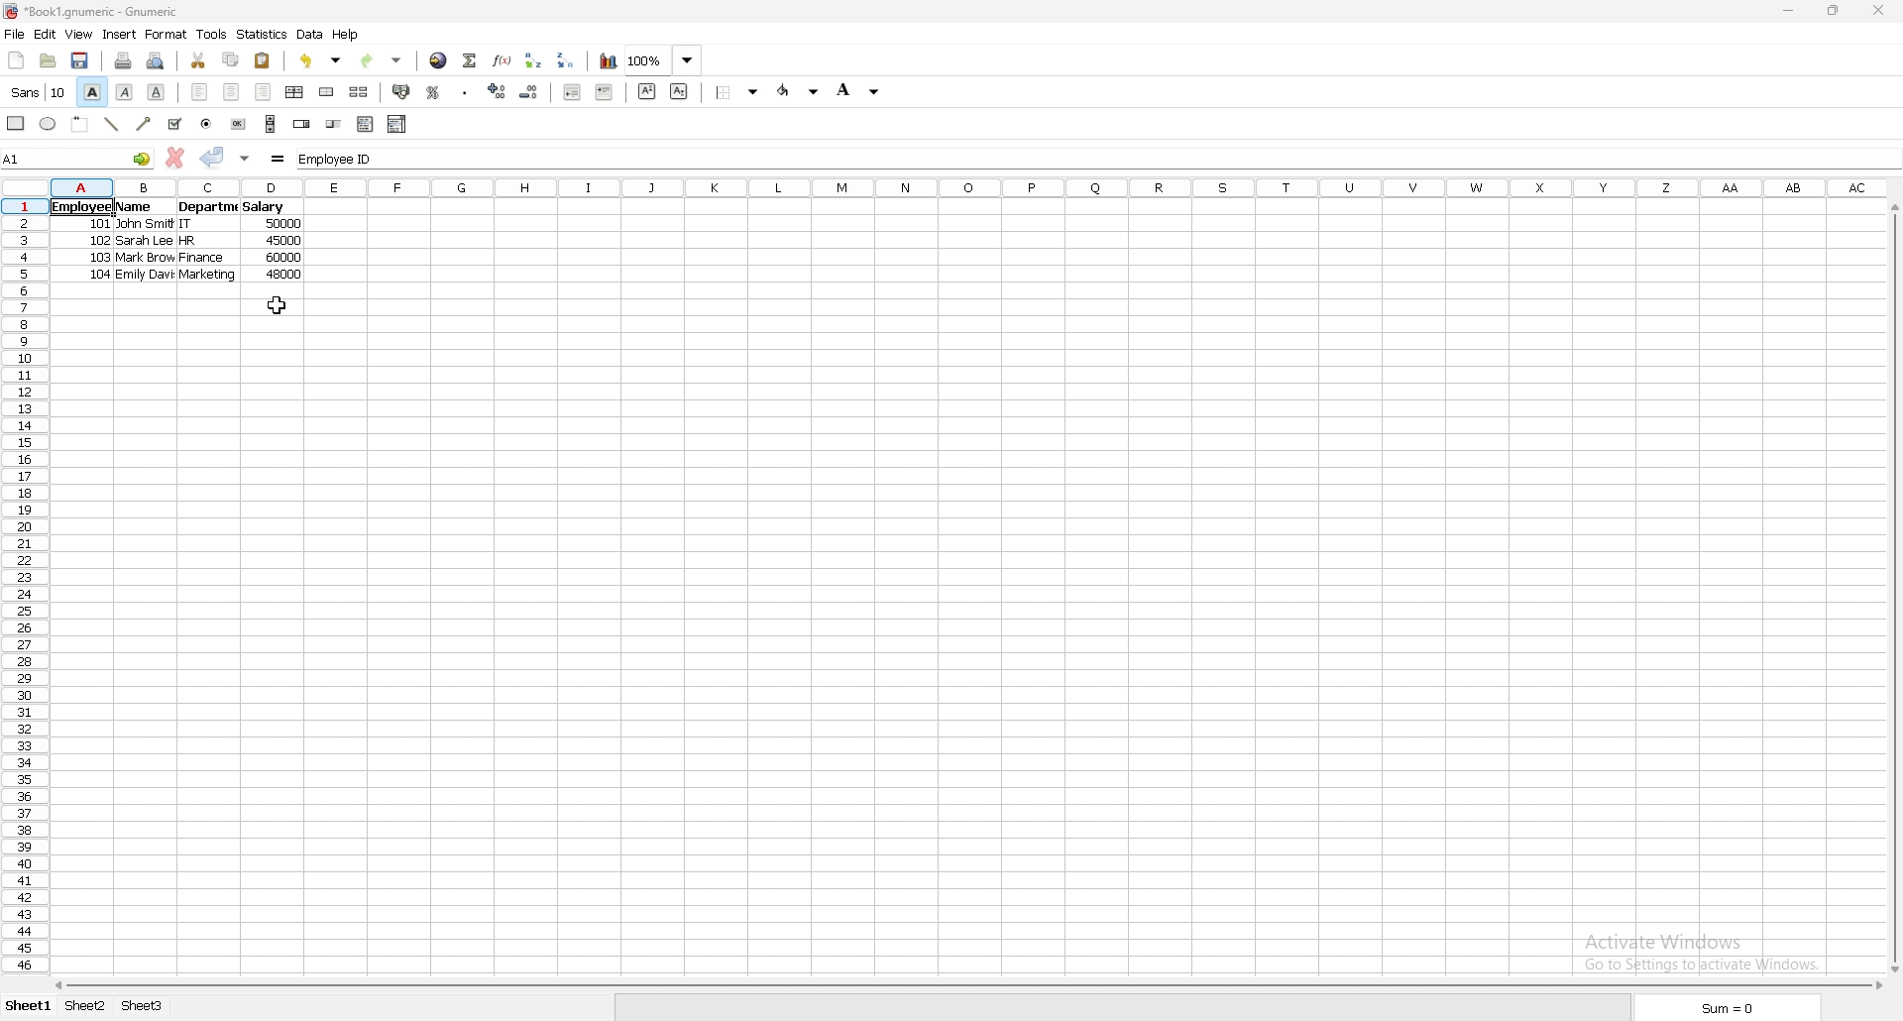 Image resolution: width=1903 pixels, height=1021 pixels. What do you see at coordinates (158, 93) in the screenshot?
I see `underline` at bounding box center [158, 93].